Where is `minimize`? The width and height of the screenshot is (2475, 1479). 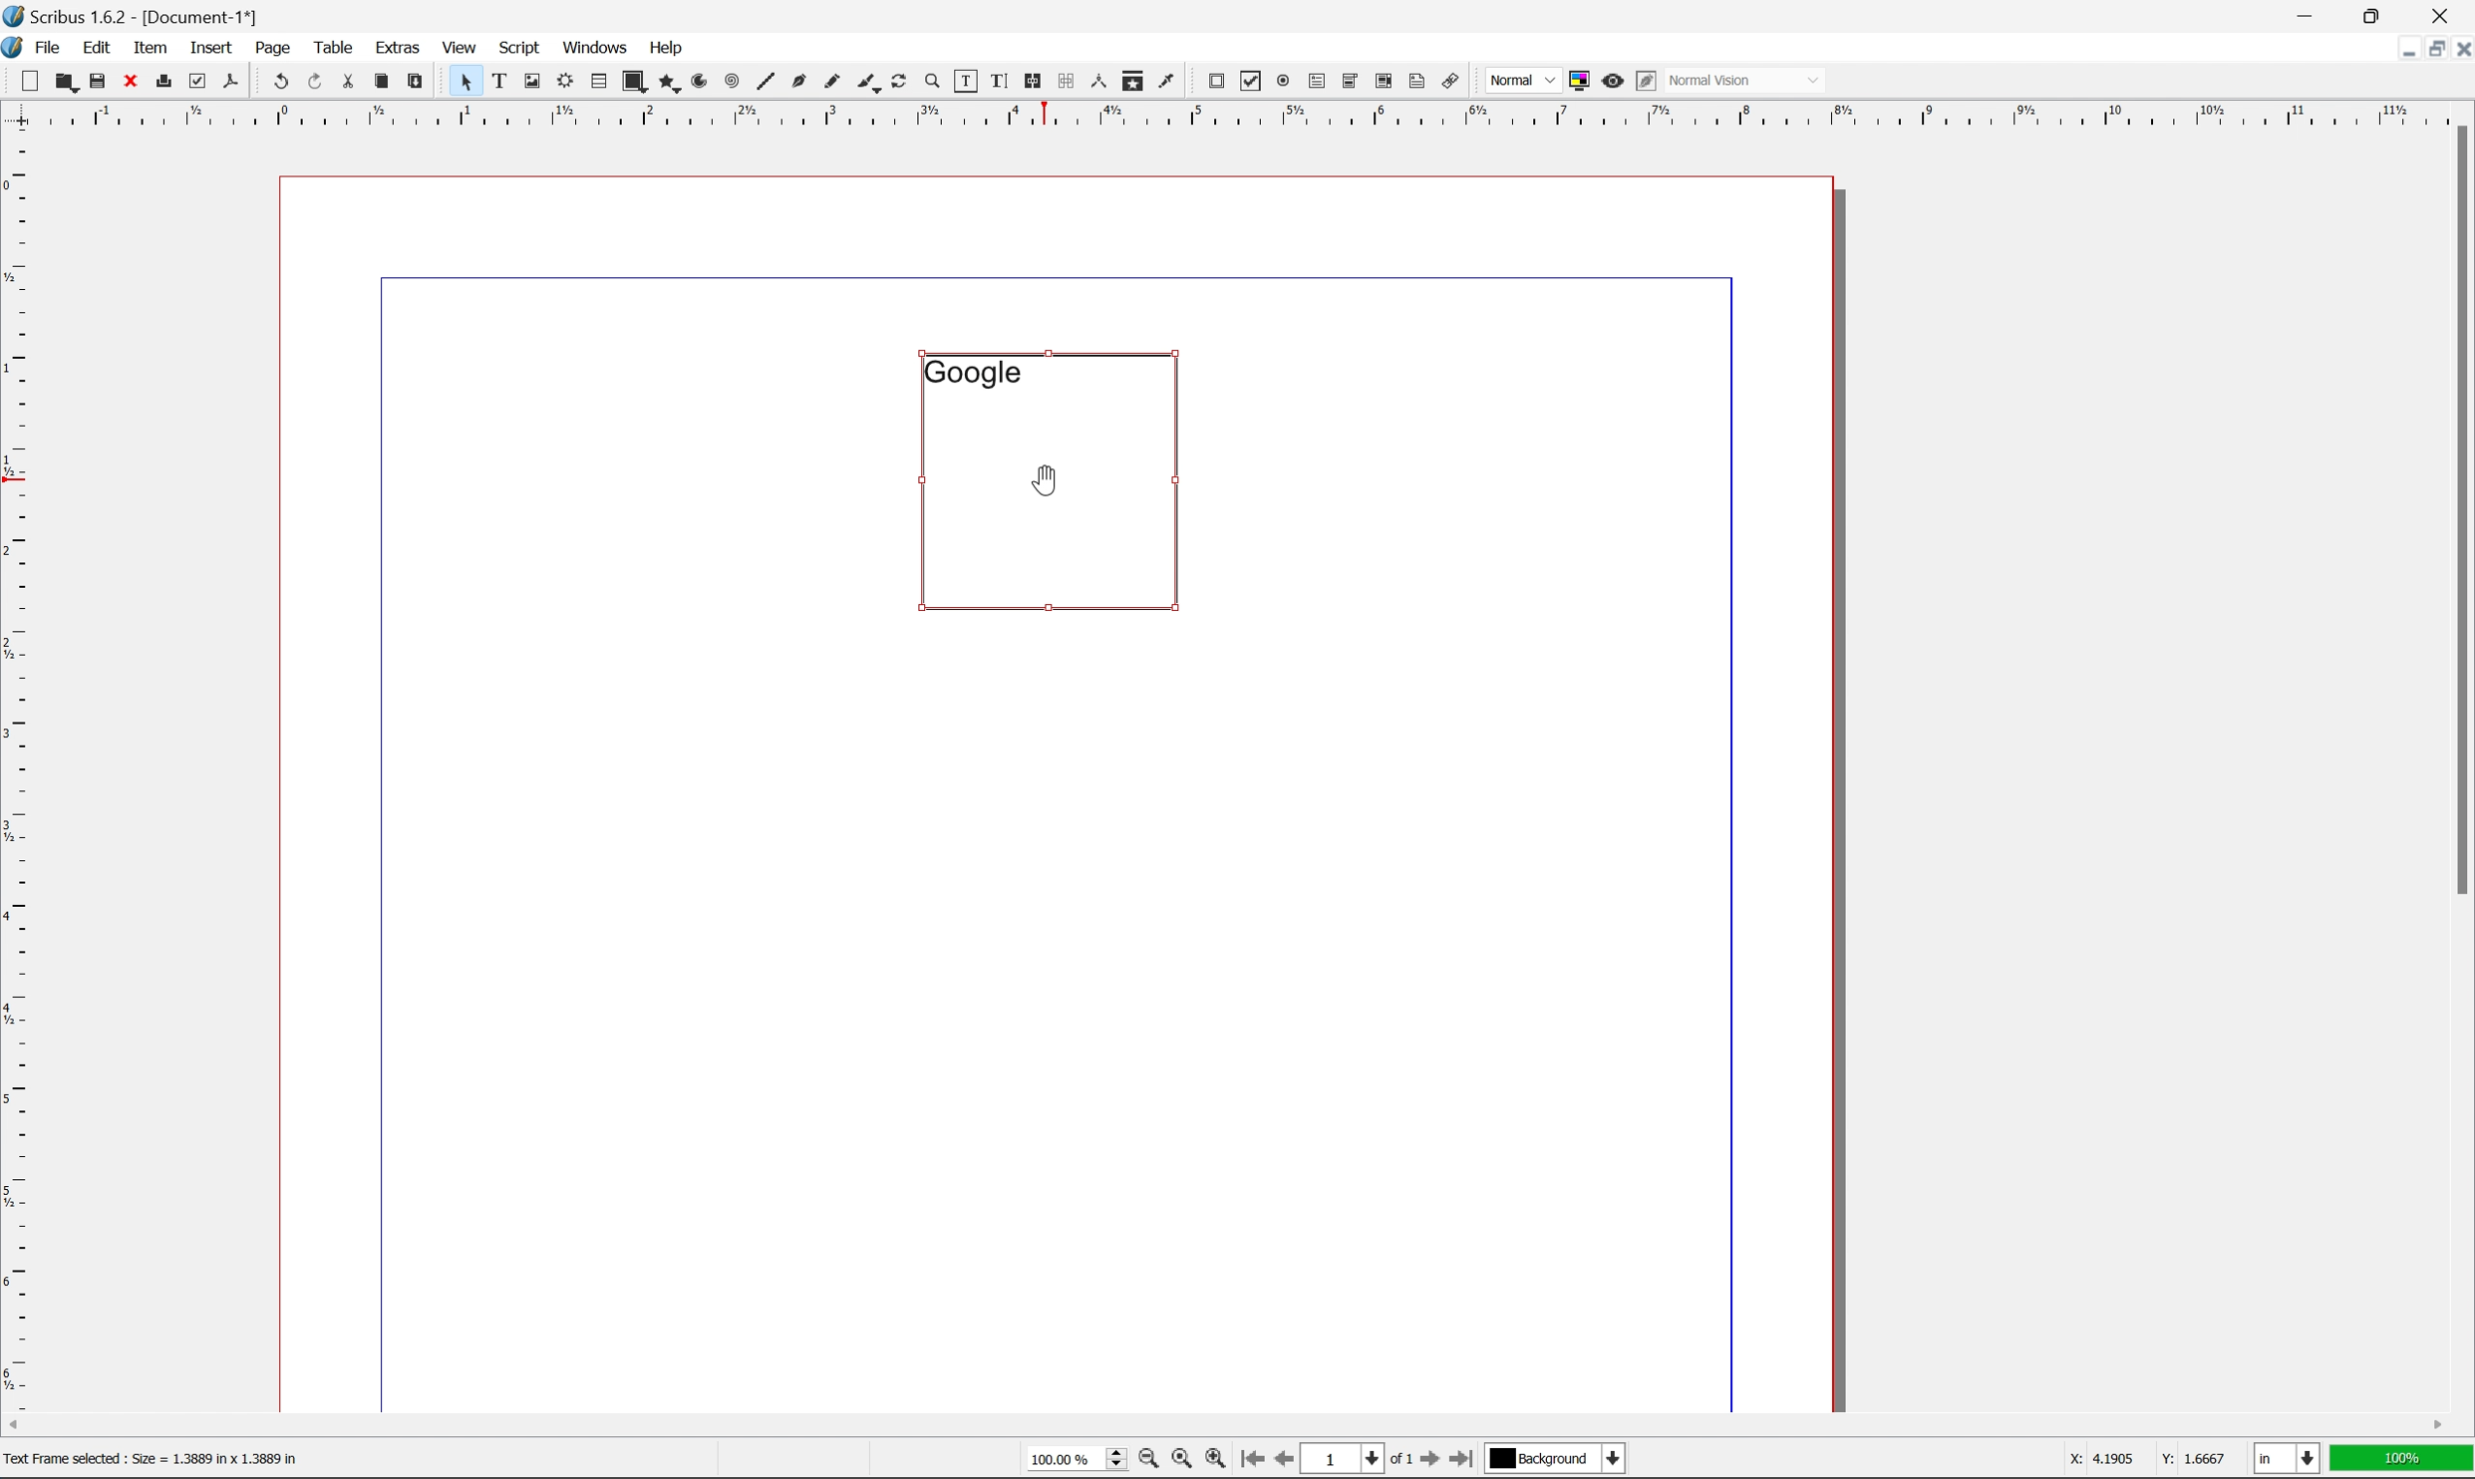 minimize is located at coordinates (2309, 14).